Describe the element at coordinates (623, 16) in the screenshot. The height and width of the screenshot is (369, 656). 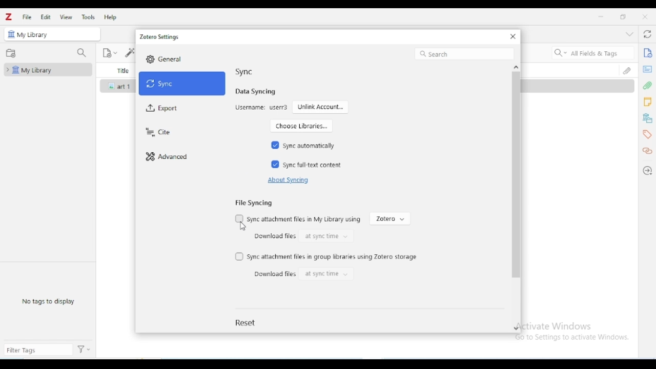
I see `maximize` at that location.